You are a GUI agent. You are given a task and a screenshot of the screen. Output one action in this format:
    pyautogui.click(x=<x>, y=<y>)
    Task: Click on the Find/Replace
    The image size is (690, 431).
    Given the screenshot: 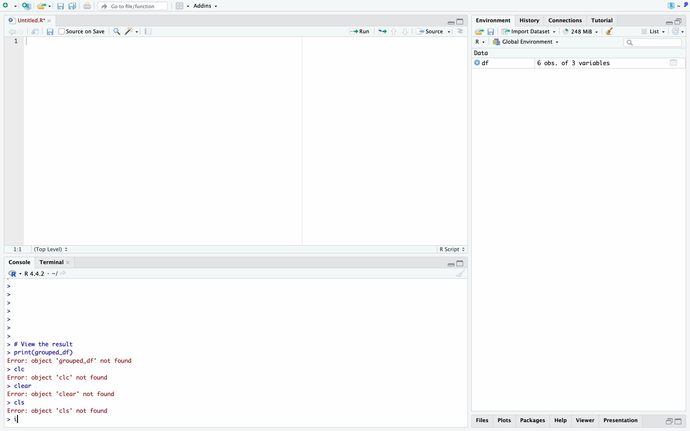 What is the action you would take?
    pyautogui.click(x=117, y=32)
    